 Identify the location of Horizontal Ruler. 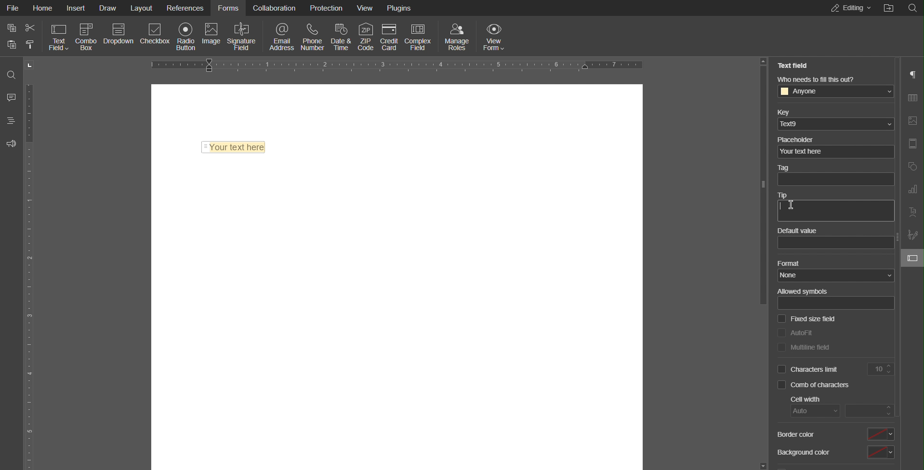
(397, 65).